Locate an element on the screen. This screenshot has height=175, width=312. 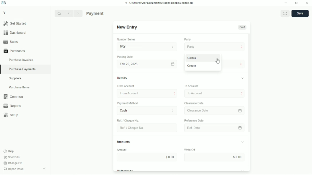
v= C Wsers\Acen\Documents\Frappe Books\v books db is located at coordinates (159, 3).